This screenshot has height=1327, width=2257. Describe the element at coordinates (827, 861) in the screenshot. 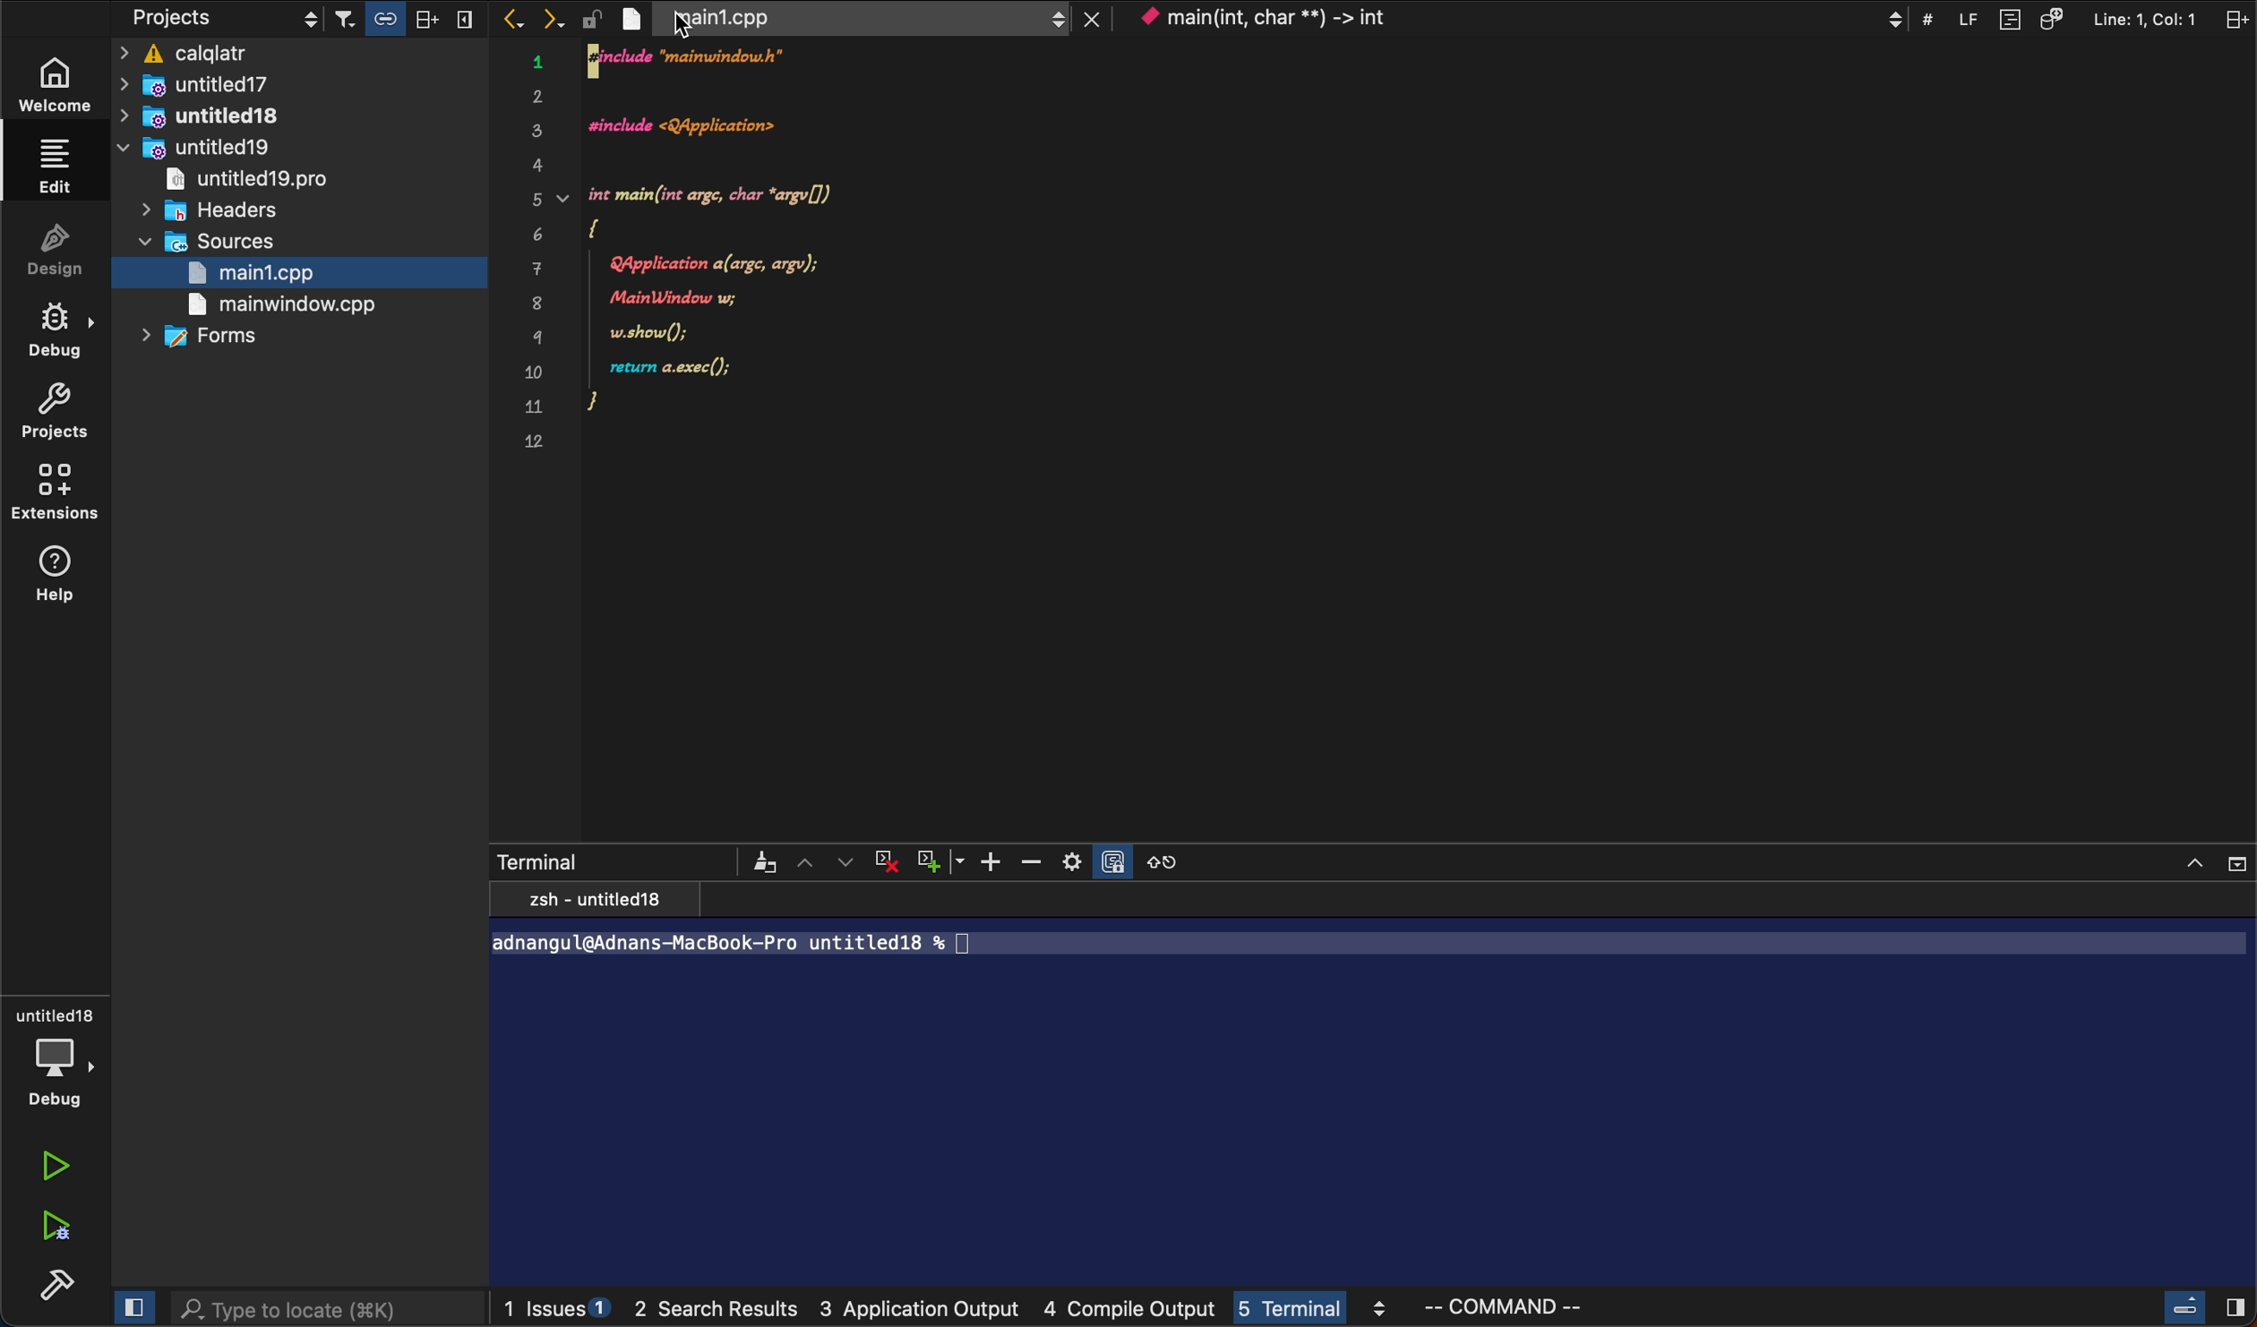

I see `arrows` at that location.